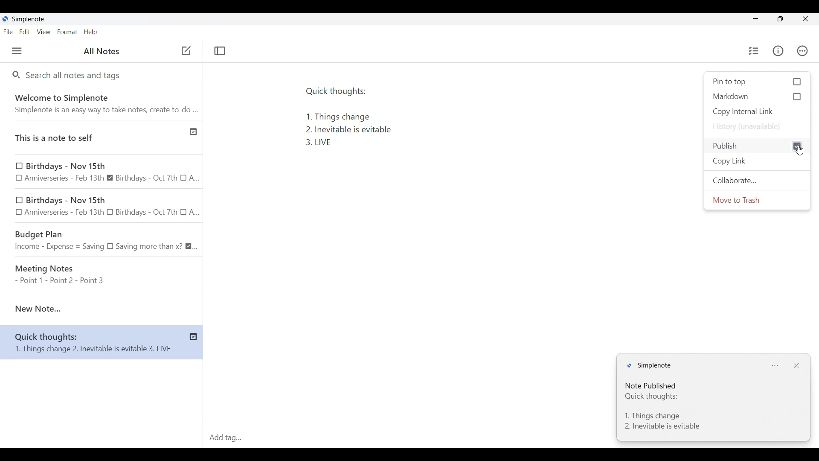 This screenshot has width=819, height=461. What do you see at coordinates (44, 32) in the screenshot?
I see `View menu` at bounding box center [44, 32].